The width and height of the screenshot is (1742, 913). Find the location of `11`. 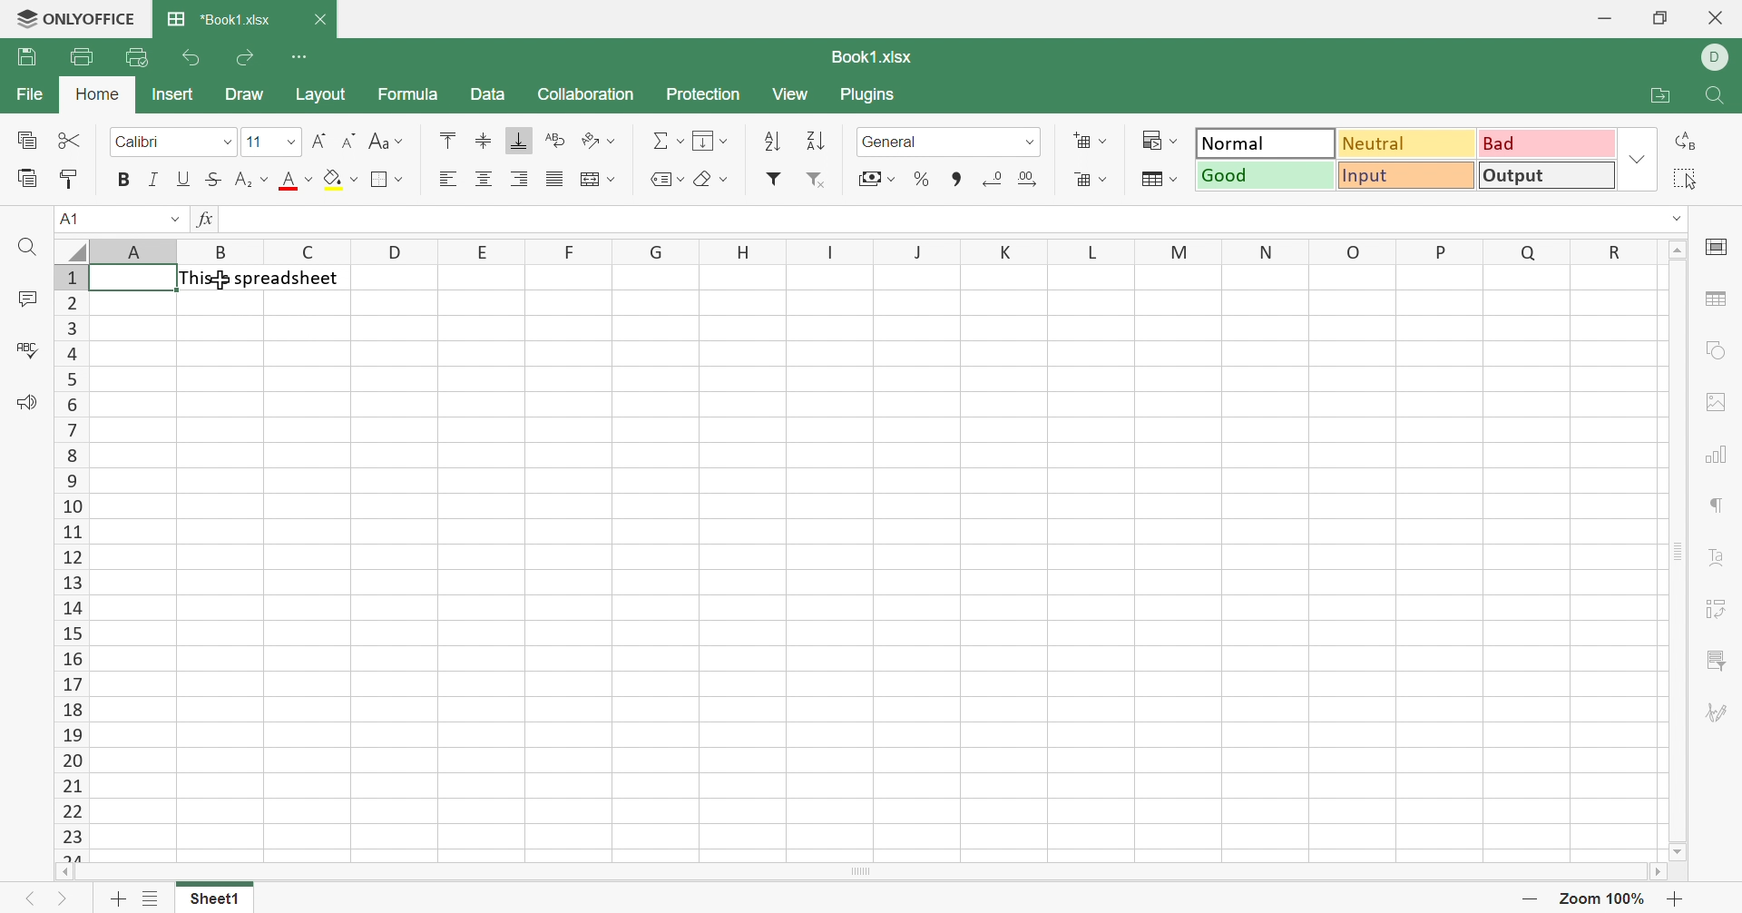

11 is located at coordinates (253, 141).